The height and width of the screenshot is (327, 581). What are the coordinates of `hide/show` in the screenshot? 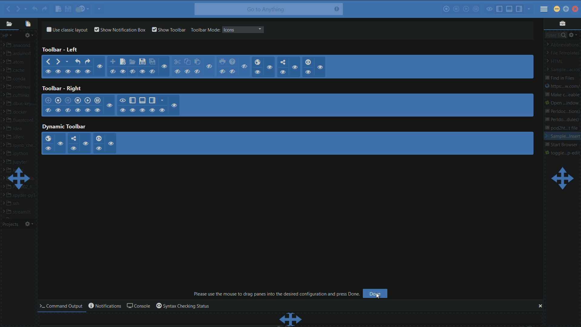 It's located at (58, 110).